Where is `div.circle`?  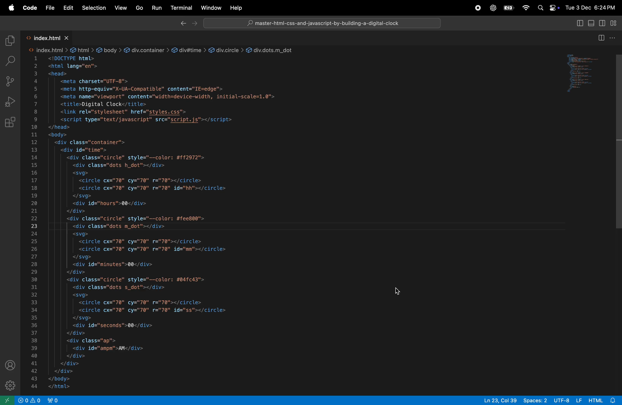 div.circle is located at coordinates (226, 49).